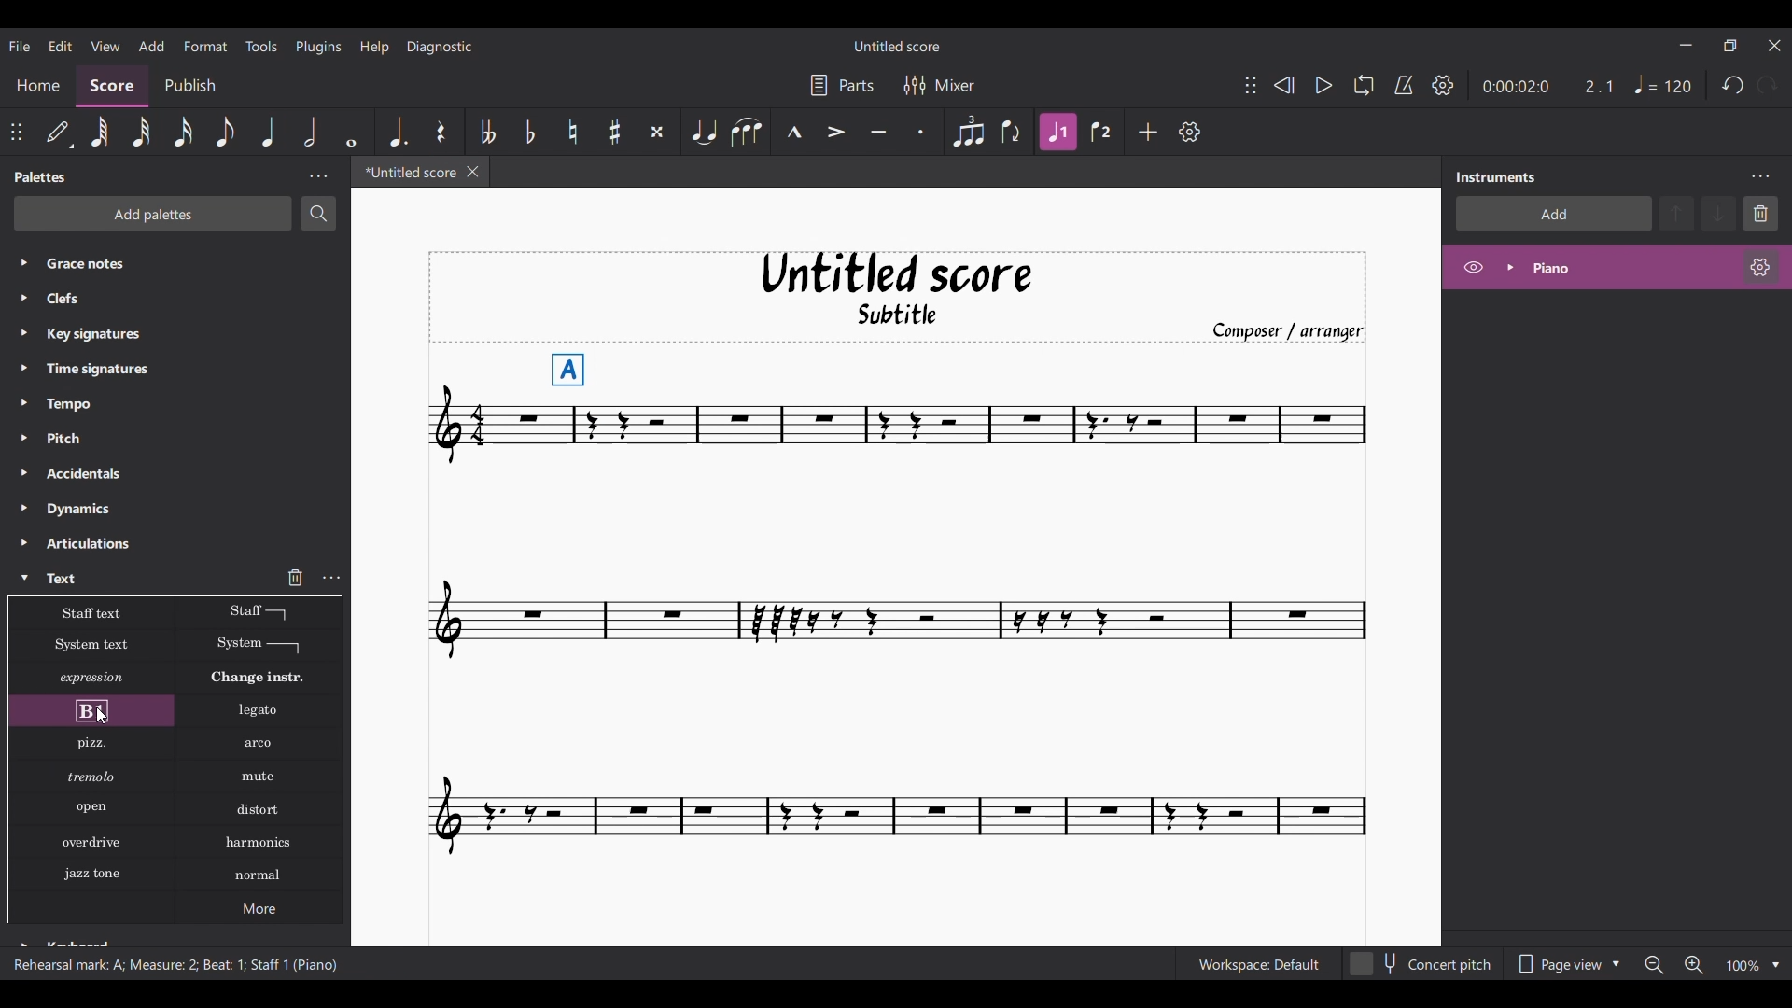 Image resolution: width=1792 pixels, height=1008 pixels. I want to click on Parts, so click(841, 85).